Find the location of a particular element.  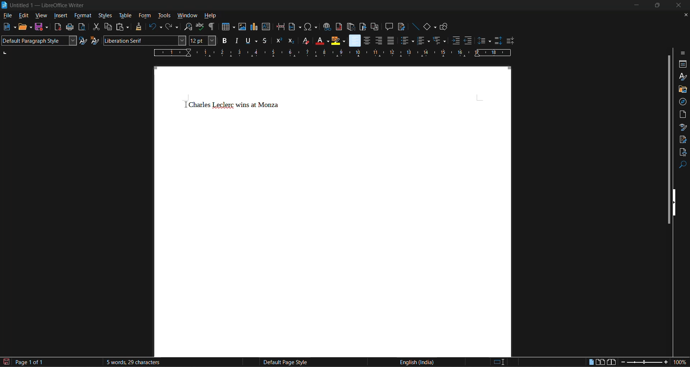

align right is located at coordinates (378, 41).